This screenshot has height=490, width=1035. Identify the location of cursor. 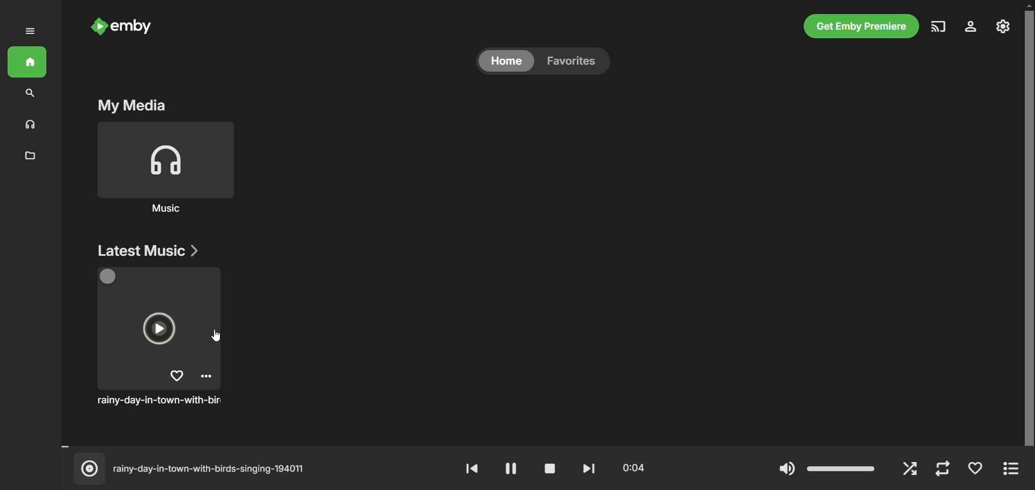
(216, 336).